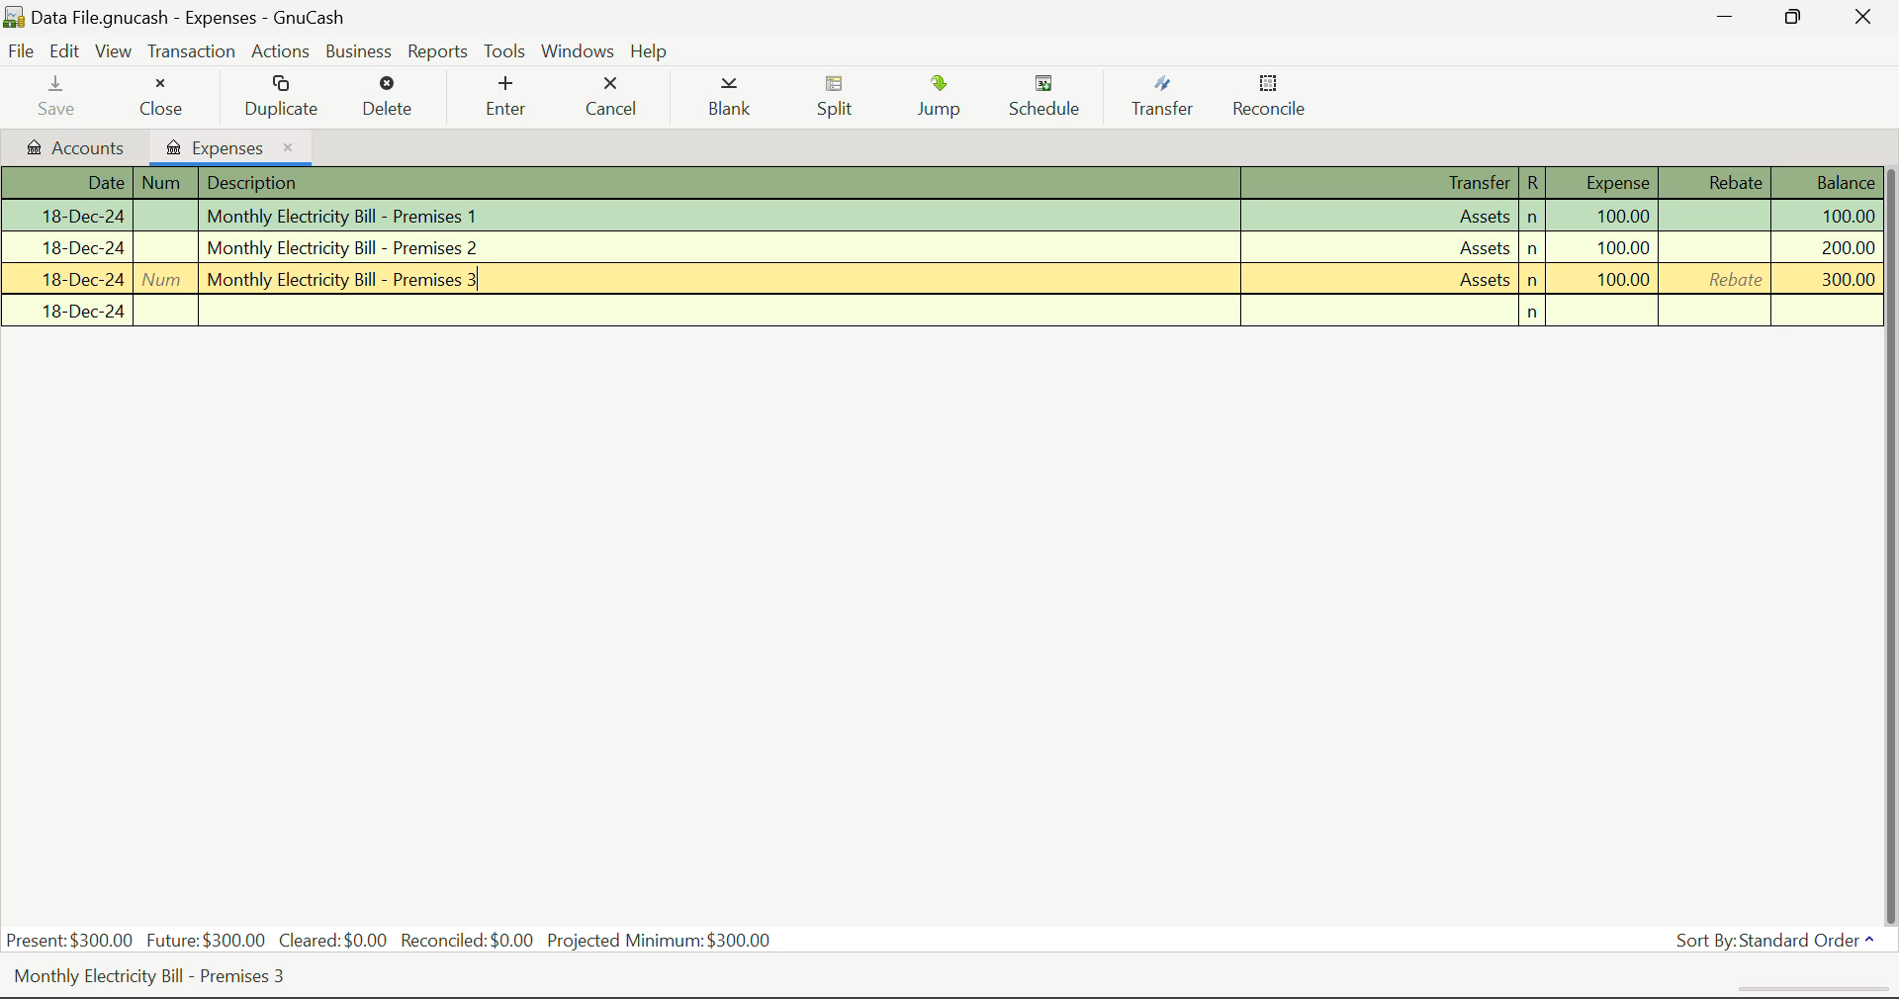  I want to click on Blank, so click(736, 99).